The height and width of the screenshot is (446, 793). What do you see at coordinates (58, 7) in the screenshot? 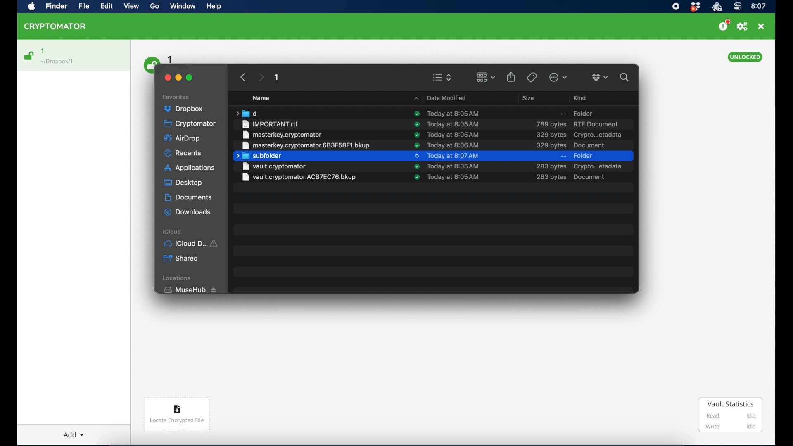
I see `Find` at bounding box center [58, 7].